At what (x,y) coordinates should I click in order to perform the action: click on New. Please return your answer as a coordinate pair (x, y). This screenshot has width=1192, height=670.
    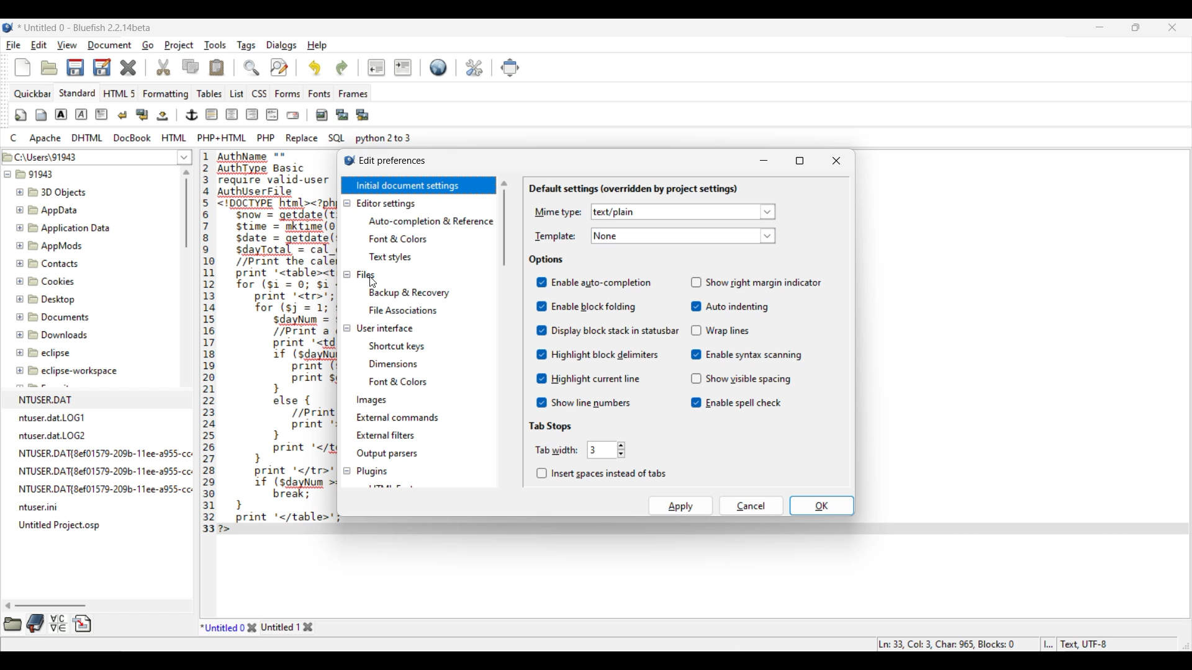
    Looking at the image, I should click on (22, 67).